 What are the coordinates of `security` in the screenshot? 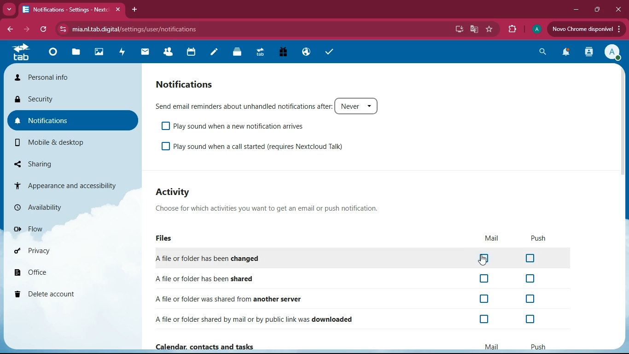 It's located at (64, 100).